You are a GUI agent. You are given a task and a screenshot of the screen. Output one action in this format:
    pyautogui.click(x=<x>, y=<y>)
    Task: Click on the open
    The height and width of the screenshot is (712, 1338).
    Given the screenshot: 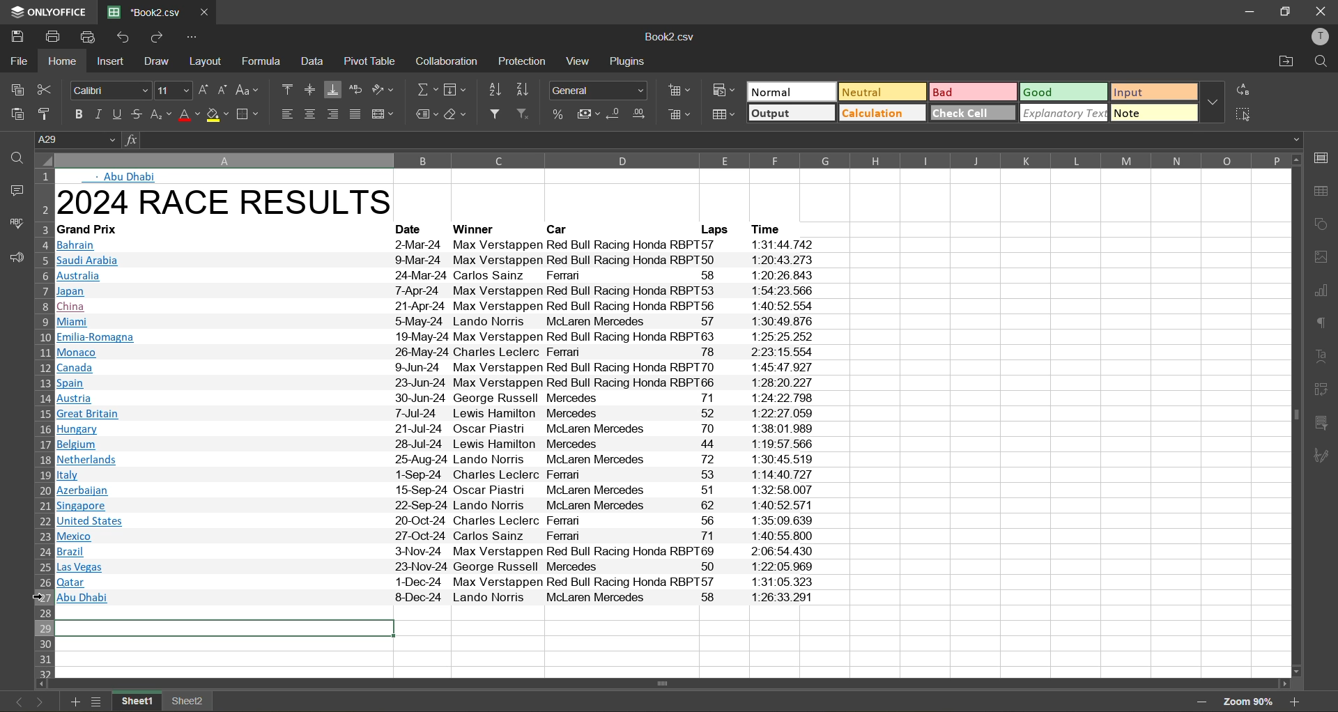 What is the action you would take?
    pyautogui.click(x=12, y=155)
    